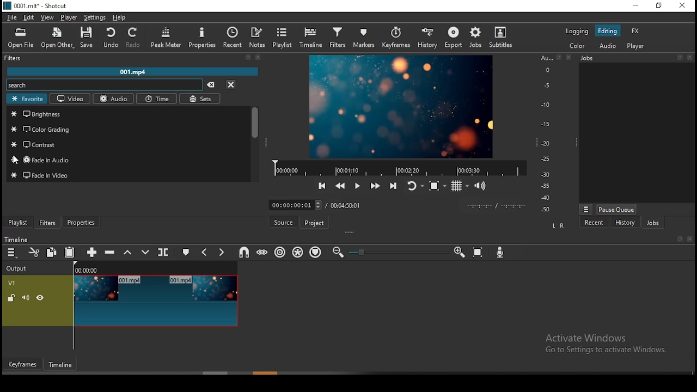 The width and height of the screenshot is (697, 392). I want to click on edit, so click(30, 17).